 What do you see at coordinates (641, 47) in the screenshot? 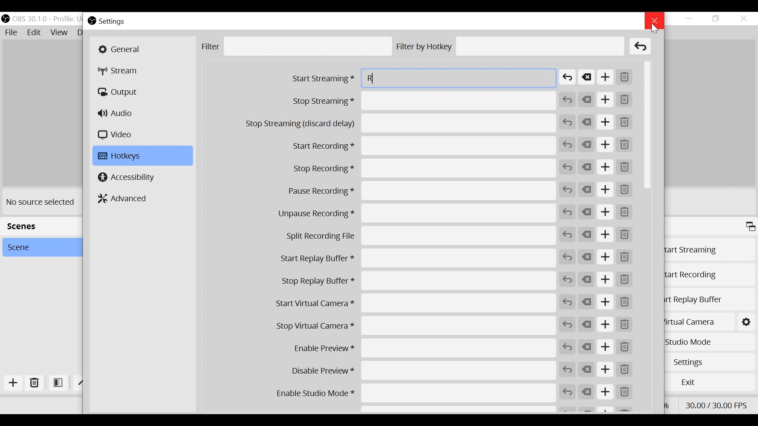
I see `Clear` at bounding box center [641, 47].